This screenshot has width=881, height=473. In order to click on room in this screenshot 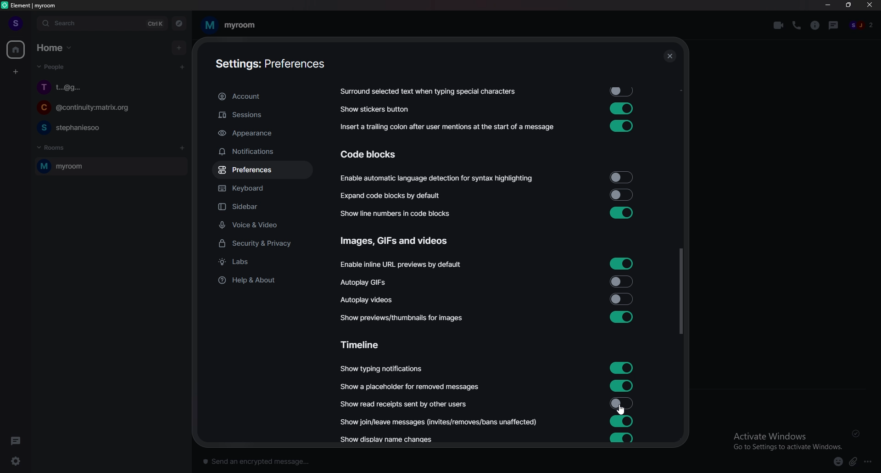, I will do `click(109, 167)`.